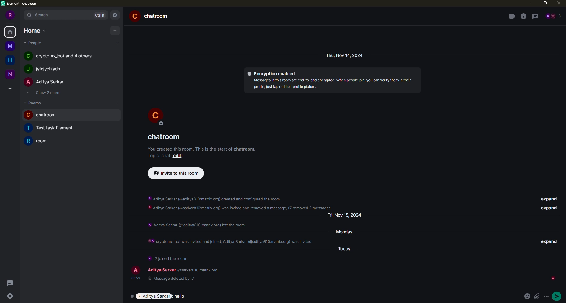 The image size is (566, 303). What do you see at coordinates (333, 83) in the screenshot?
I see `info` at bounding box center [333, 83].